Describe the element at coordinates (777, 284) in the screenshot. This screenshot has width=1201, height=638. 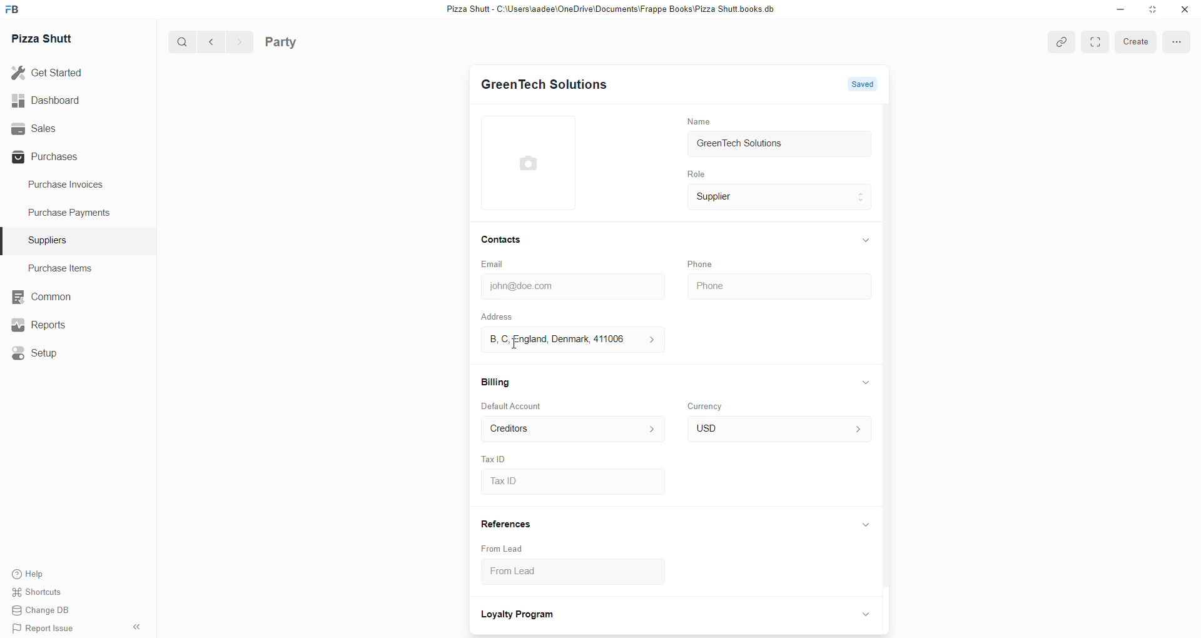
I see `Phone` at that location.